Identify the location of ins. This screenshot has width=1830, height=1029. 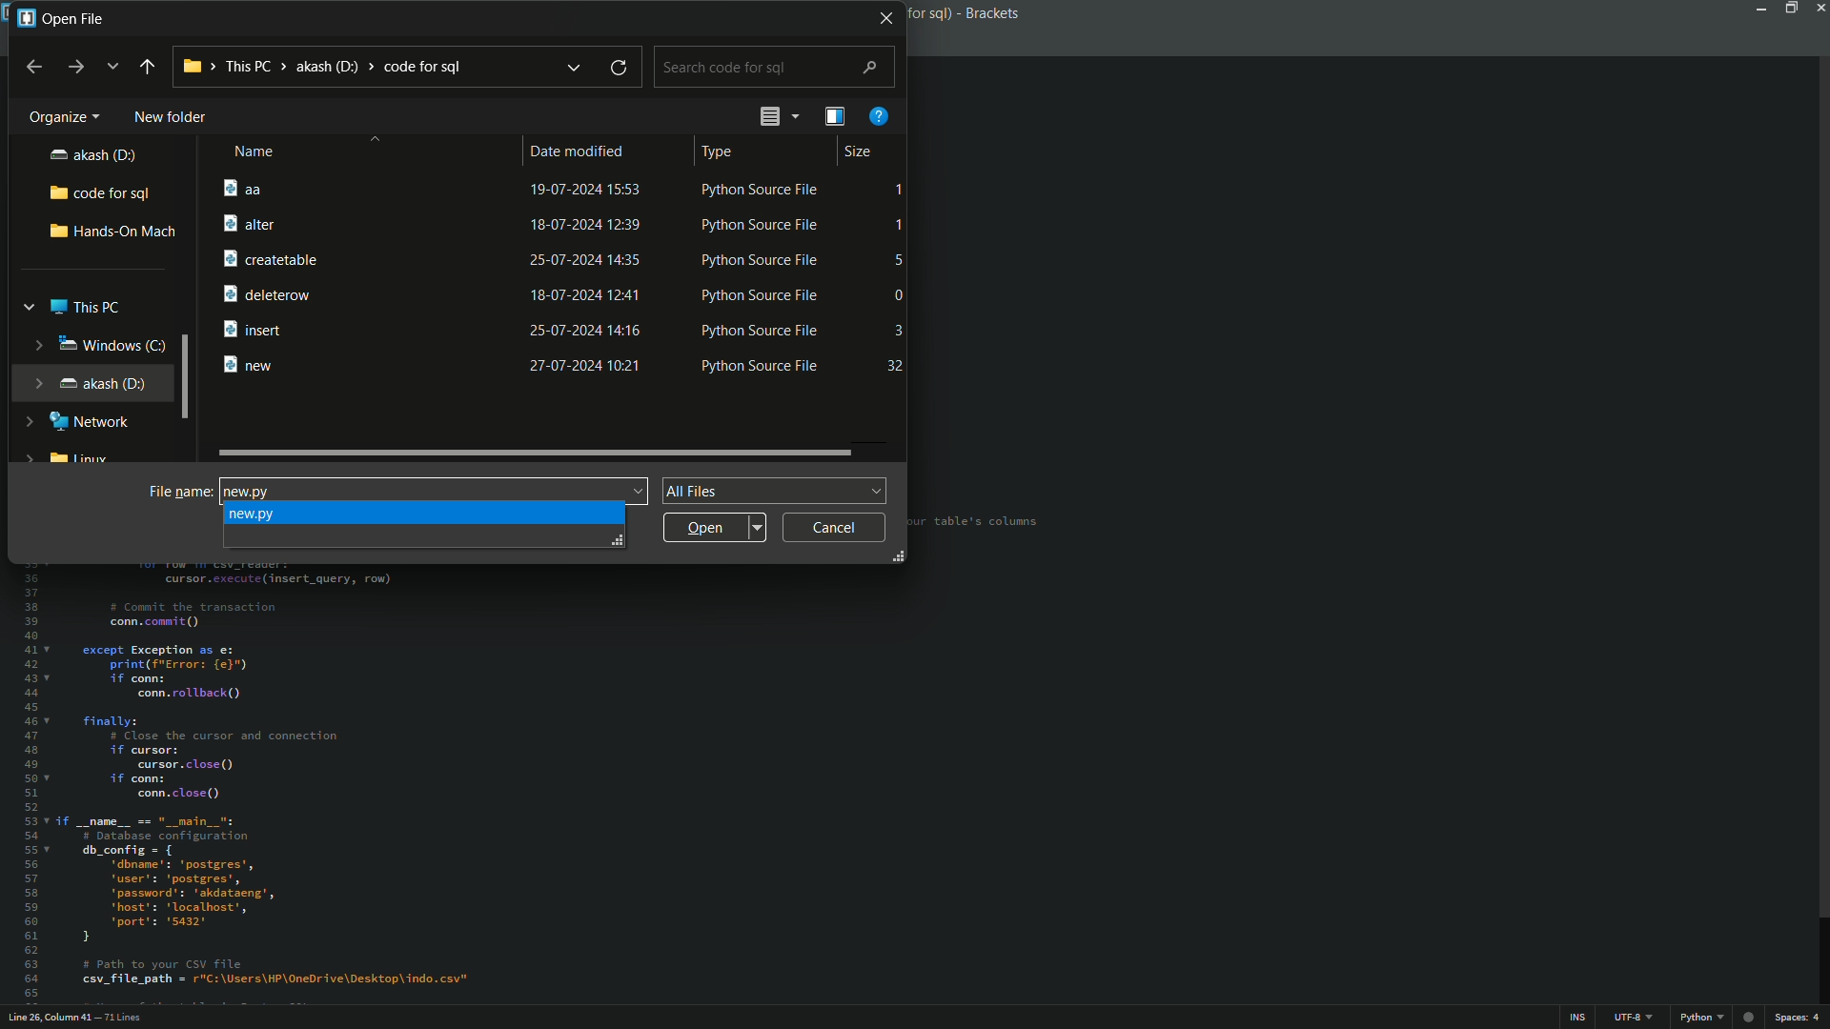
(1579, 1018).